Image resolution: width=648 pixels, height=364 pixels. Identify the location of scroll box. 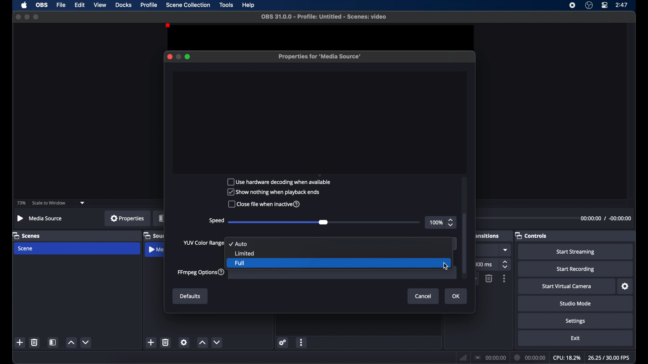
(465, 243).